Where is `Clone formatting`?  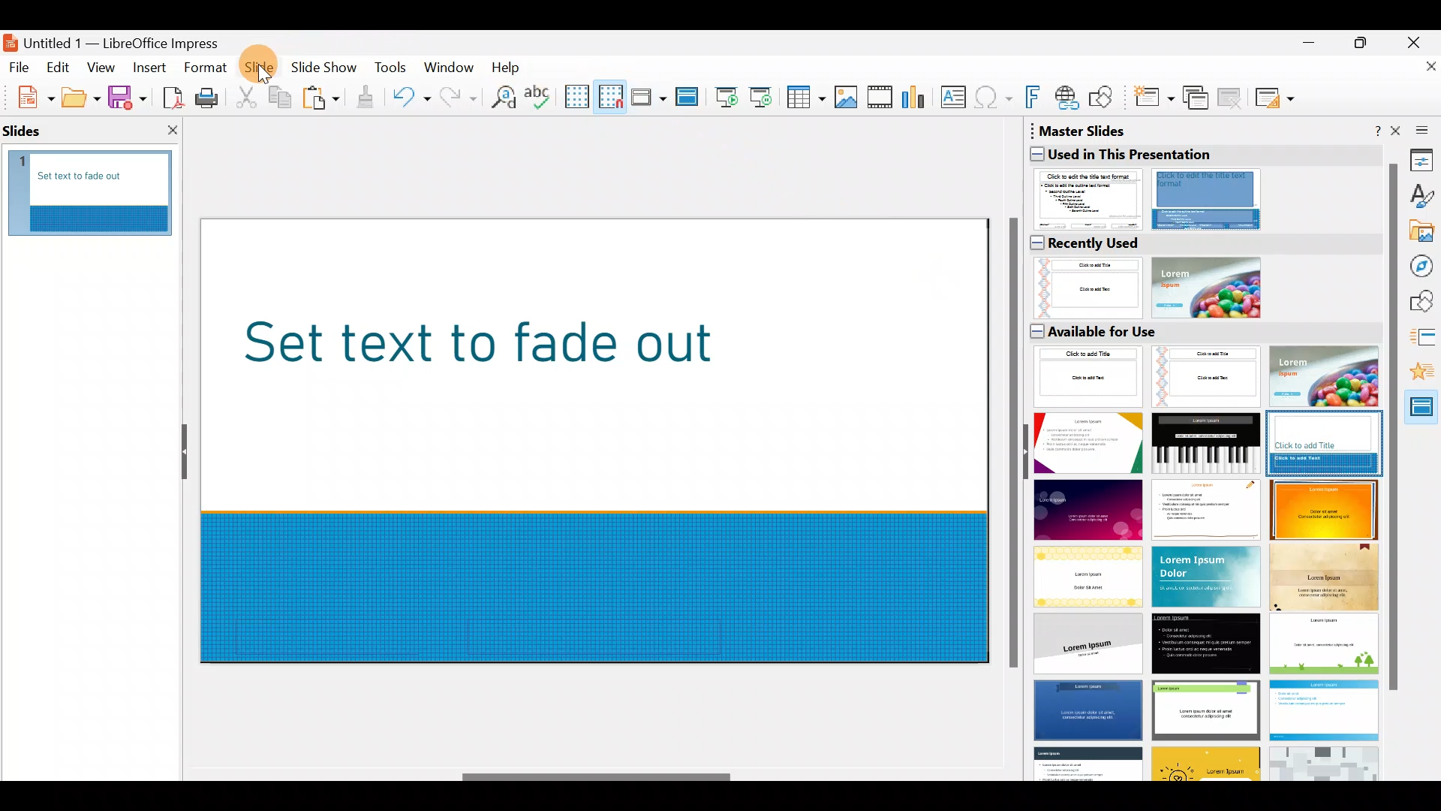 Clone formatting is located at coordinates (368, 98).